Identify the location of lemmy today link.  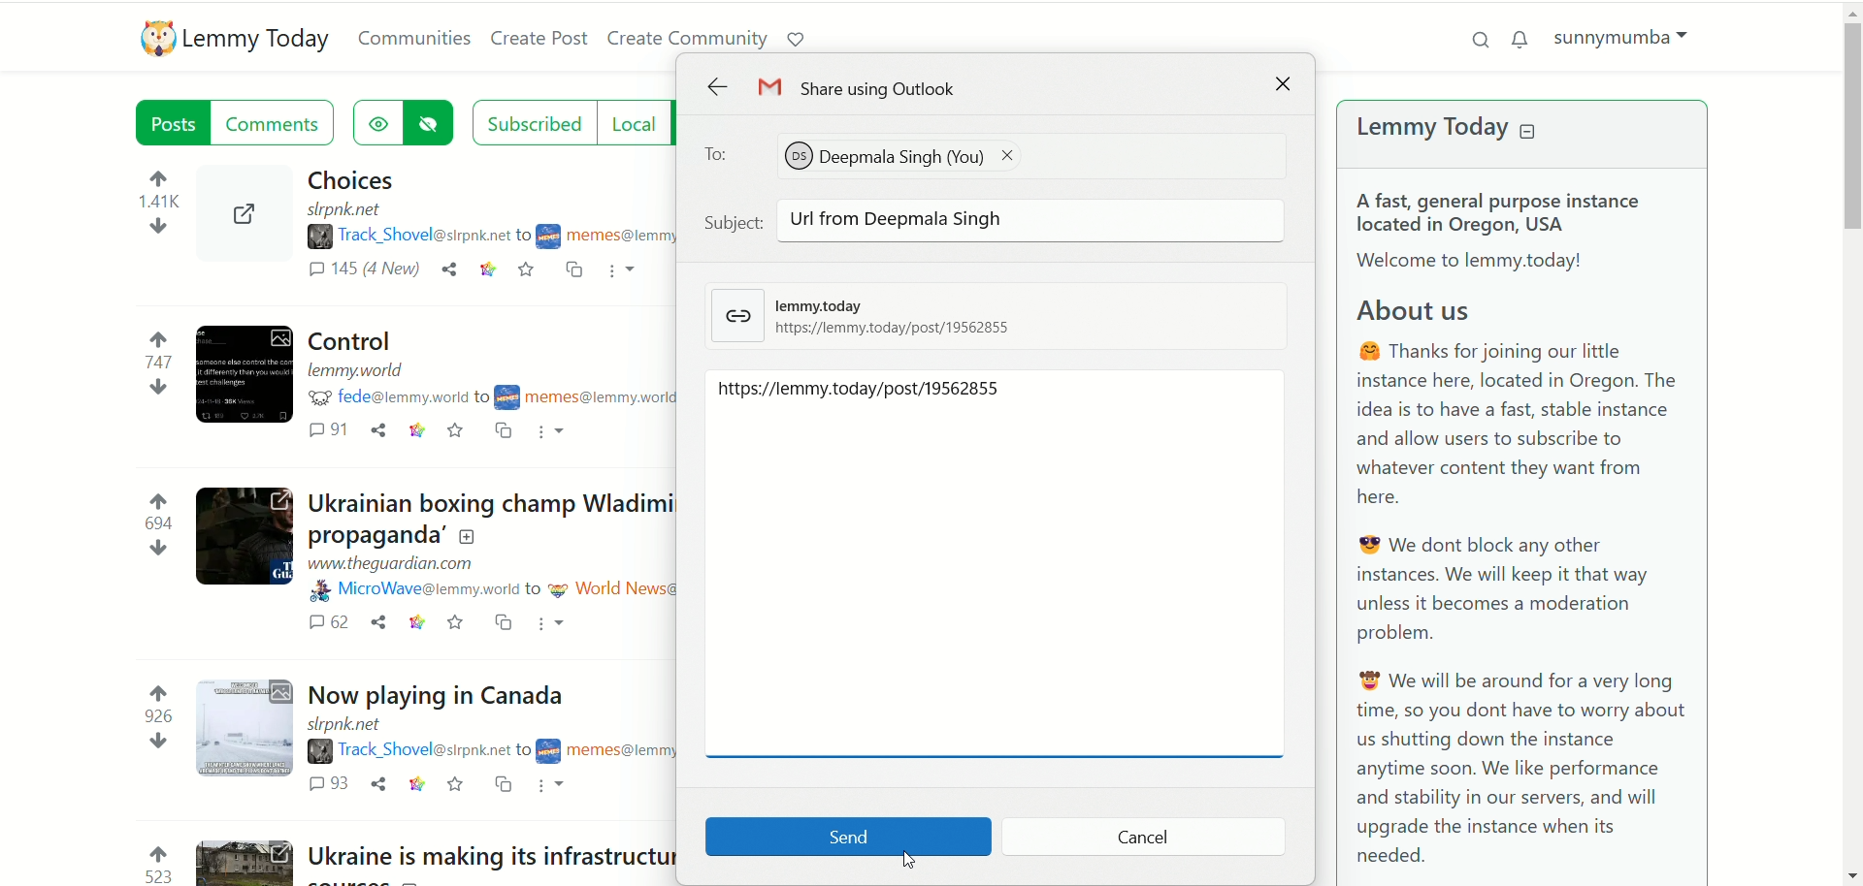
(997, 322).